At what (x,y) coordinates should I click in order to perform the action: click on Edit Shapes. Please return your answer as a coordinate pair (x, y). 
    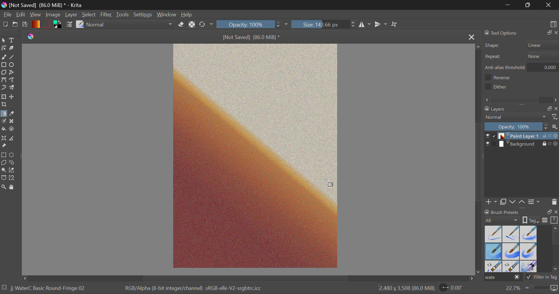
    Looking at the image, I should click on (4, 49).